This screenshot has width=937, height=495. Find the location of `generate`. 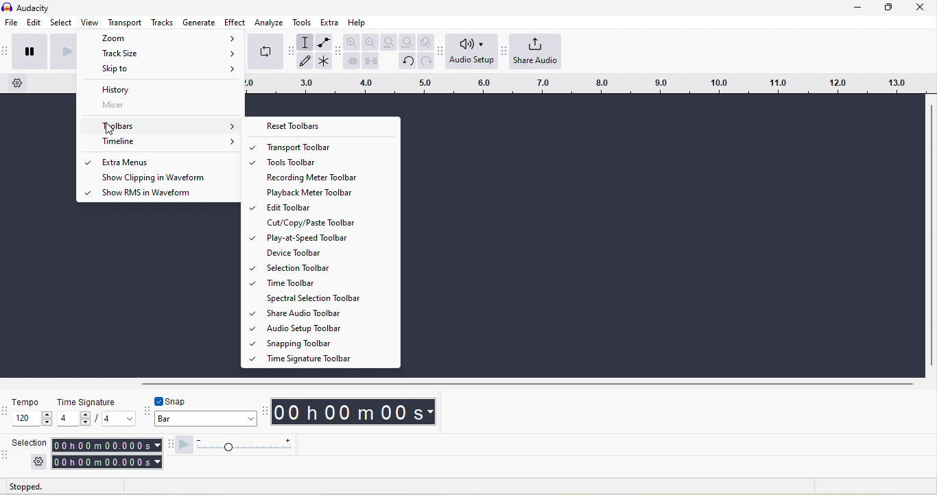

generate is located at coordinates (199, 22).